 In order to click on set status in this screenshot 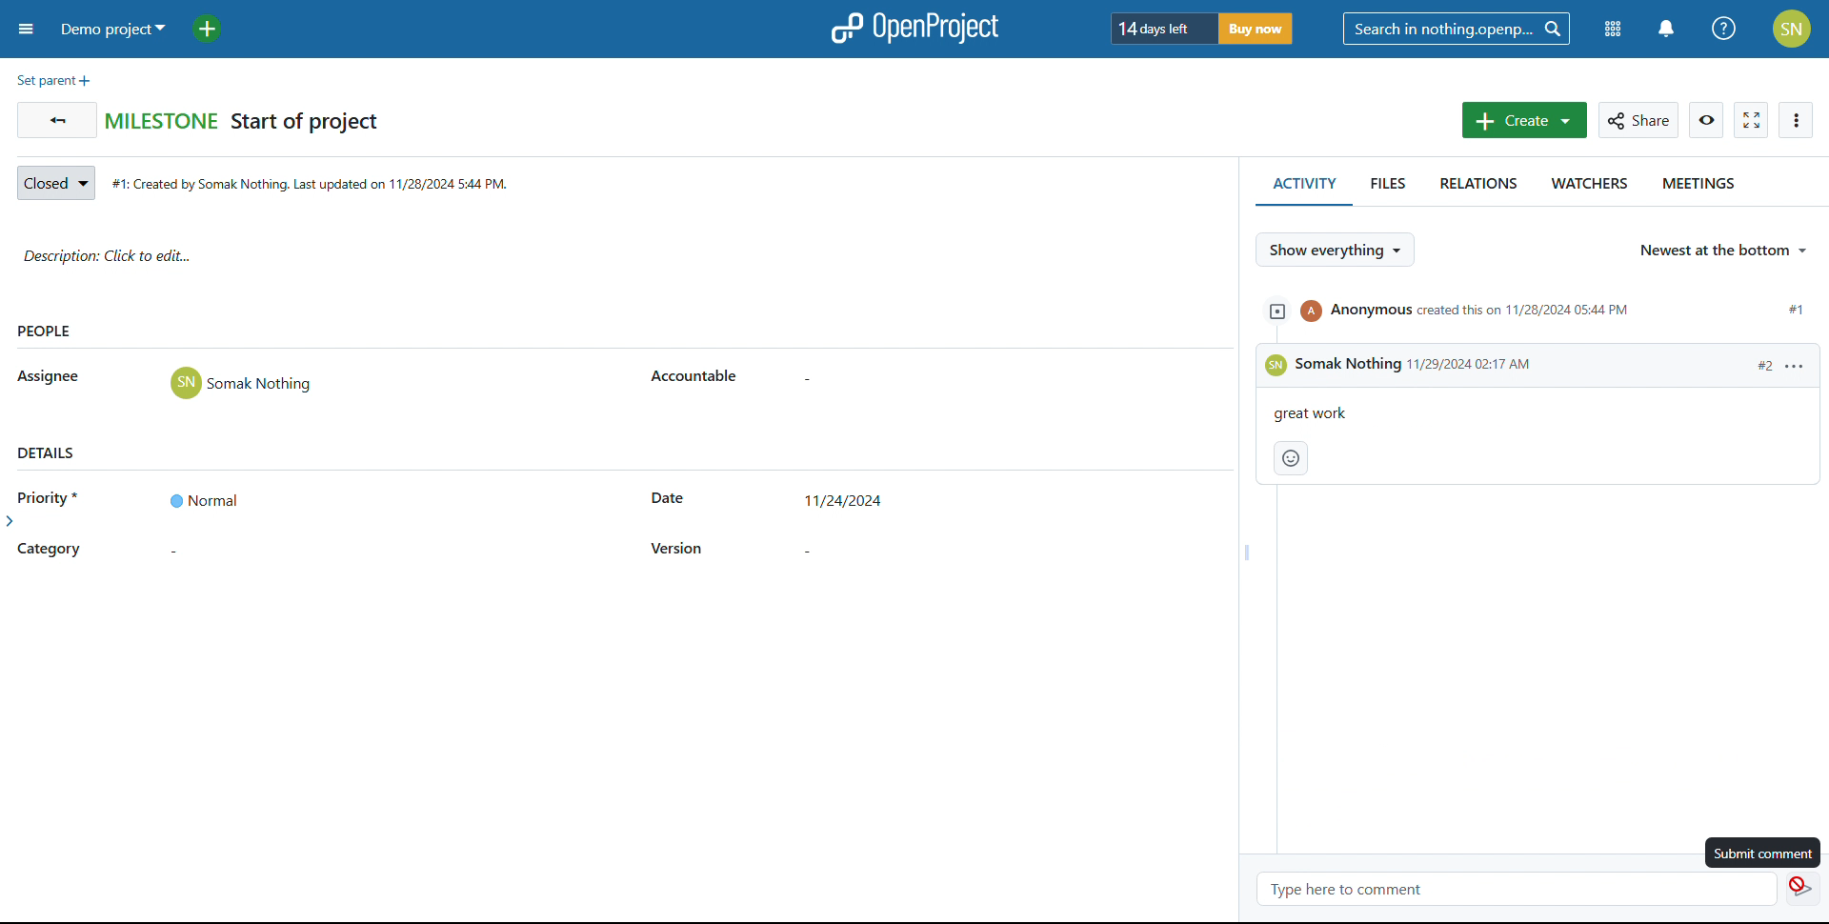, I will do `click(55, 184)`.